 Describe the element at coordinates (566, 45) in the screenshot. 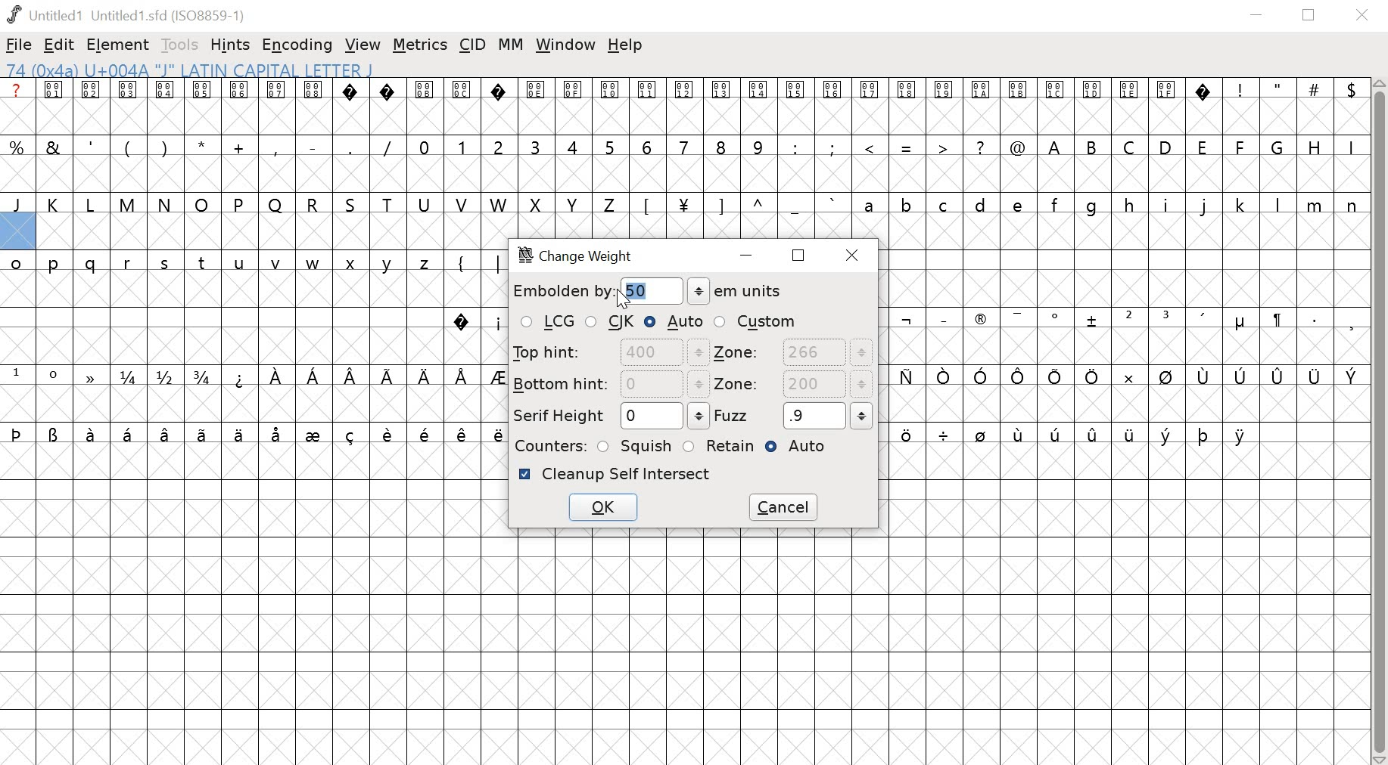

I see `window` at that location.